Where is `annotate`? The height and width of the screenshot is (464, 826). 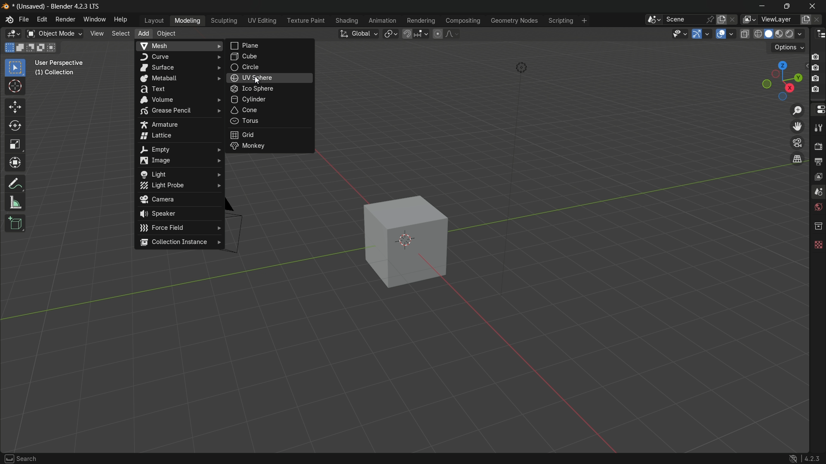
annotate is located at coordinates (15, 183).